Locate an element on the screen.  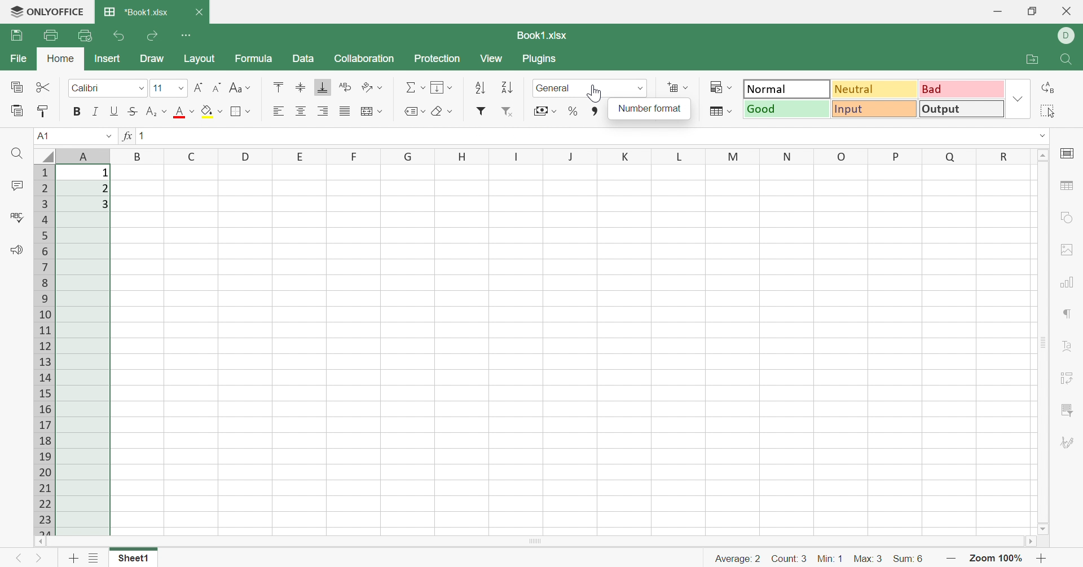
Align right is located at coordinates (323, 111).